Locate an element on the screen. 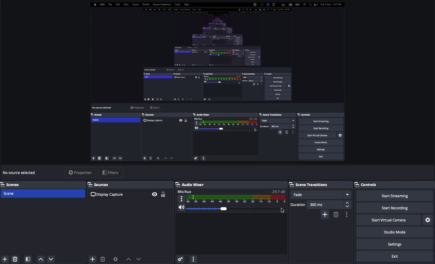 The width and height of the screenshot is (435, 264). Move down is located at coordinates (139, 259).